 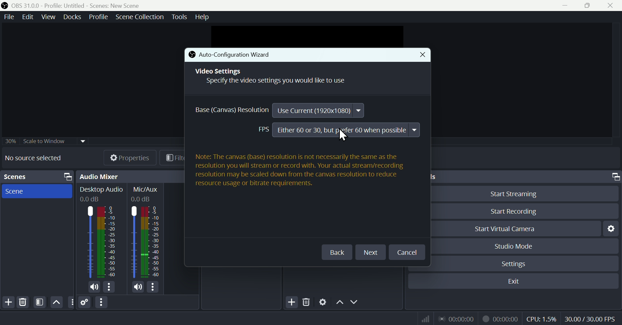 What do you see at coordinates (146, 232) in the screenshot?
I see `Mic/Aux` at bounding box center [146, 232].